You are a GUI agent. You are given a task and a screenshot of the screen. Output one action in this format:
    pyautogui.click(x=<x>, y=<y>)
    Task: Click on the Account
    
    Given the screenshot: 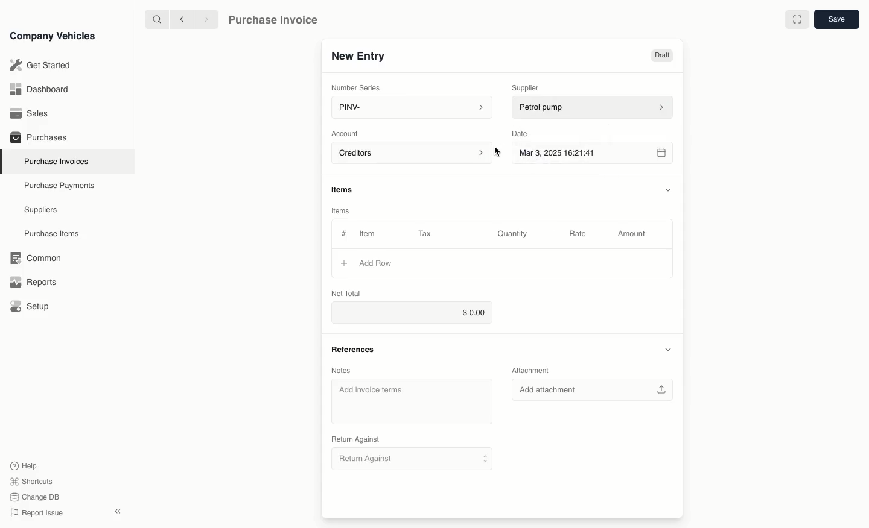 What is the action you would take?
    pyautogui.click(x=410, y=153)
    